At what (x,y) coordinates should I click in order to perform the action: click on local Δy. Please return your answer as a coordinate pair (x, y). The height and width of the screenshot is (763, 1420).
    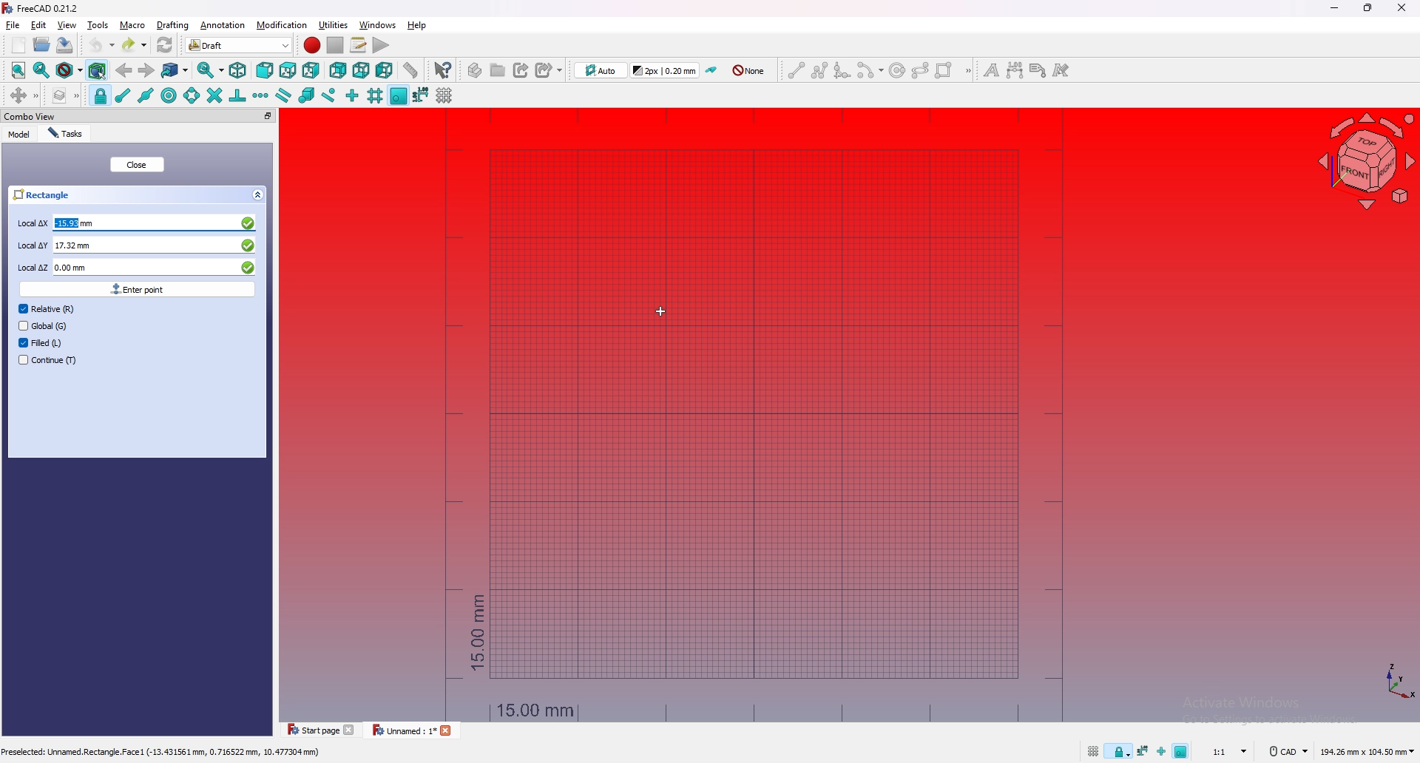
    Looking at the image, I should click on (31, 245).